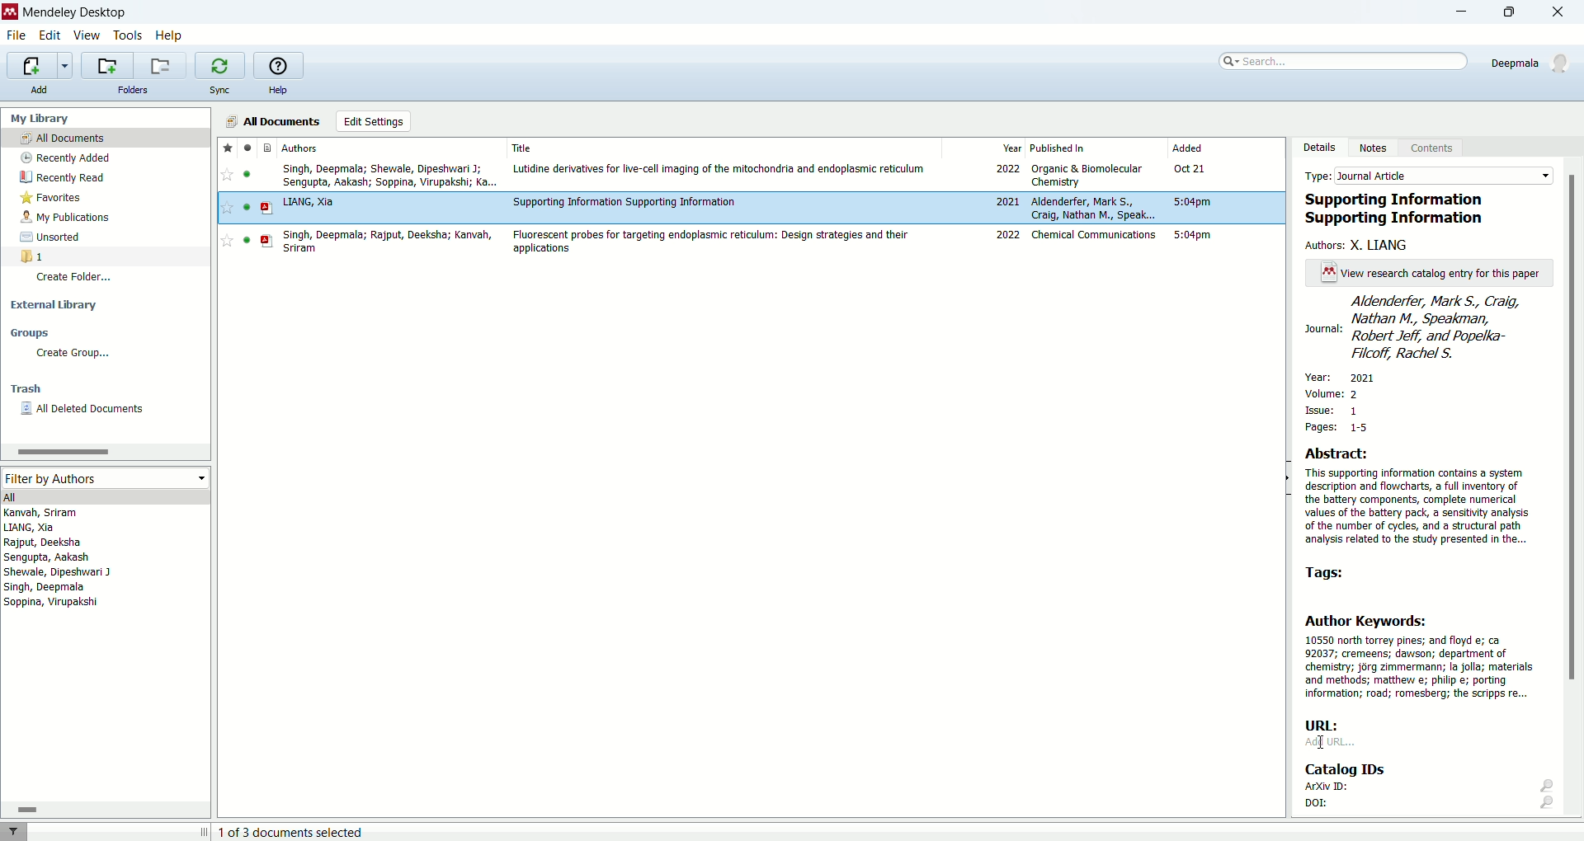 The height and width of the screenshot is (841, 1584). Describe the element at coordinates (45, 90) in the screenshot. I see `add` at that location.